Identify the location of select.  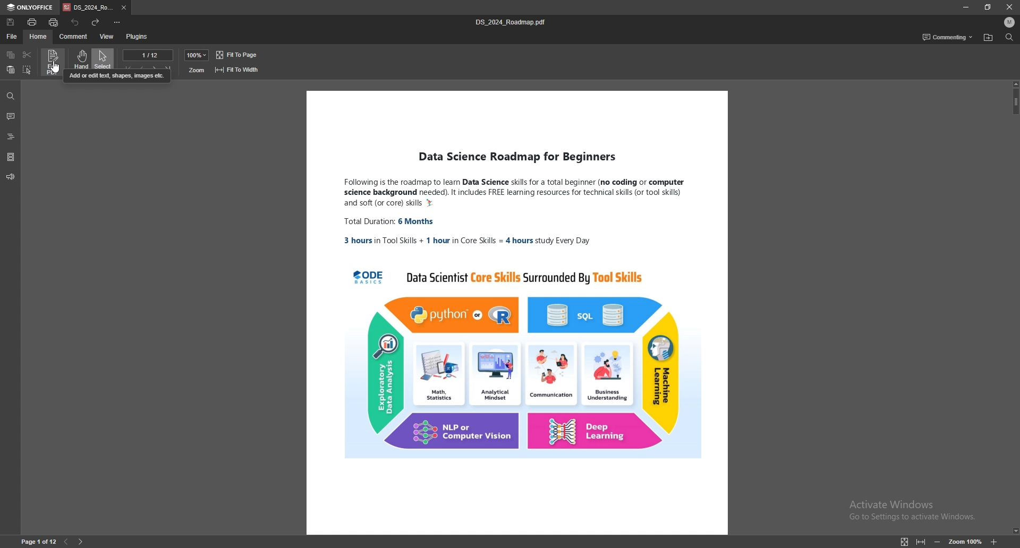
(28, 70).